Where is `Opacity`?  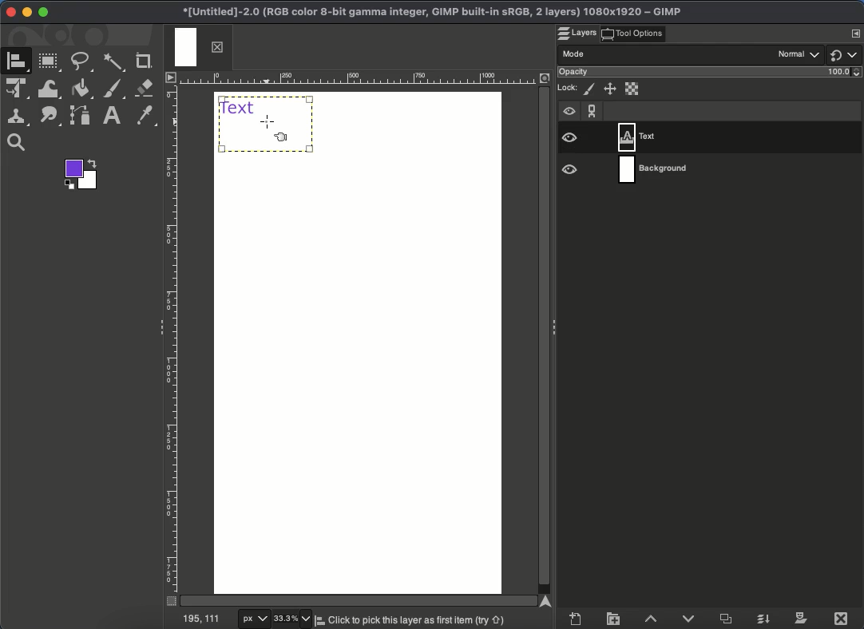
Opacity is located at coordinates (711, 72).